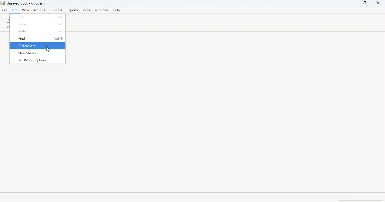 Image resolution: width=385 pixels, height=202 pixels. What do you see at coordinates (37, 45) in the screenshot?
I see `Preferences` at bounding box center [37, 45].